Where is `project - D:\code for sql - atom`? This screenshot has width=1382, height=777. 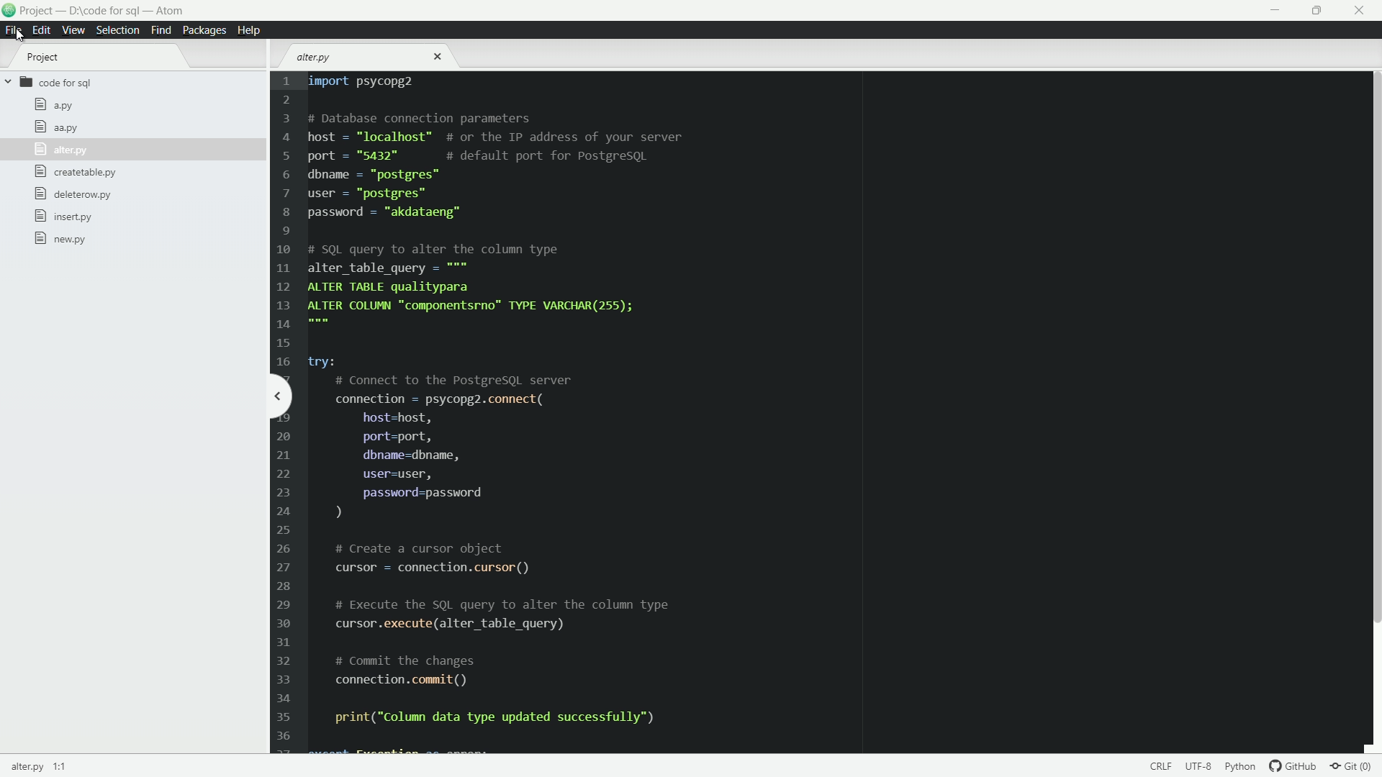 project - D:\code for sql - atom is located at coordinates (104, 12).